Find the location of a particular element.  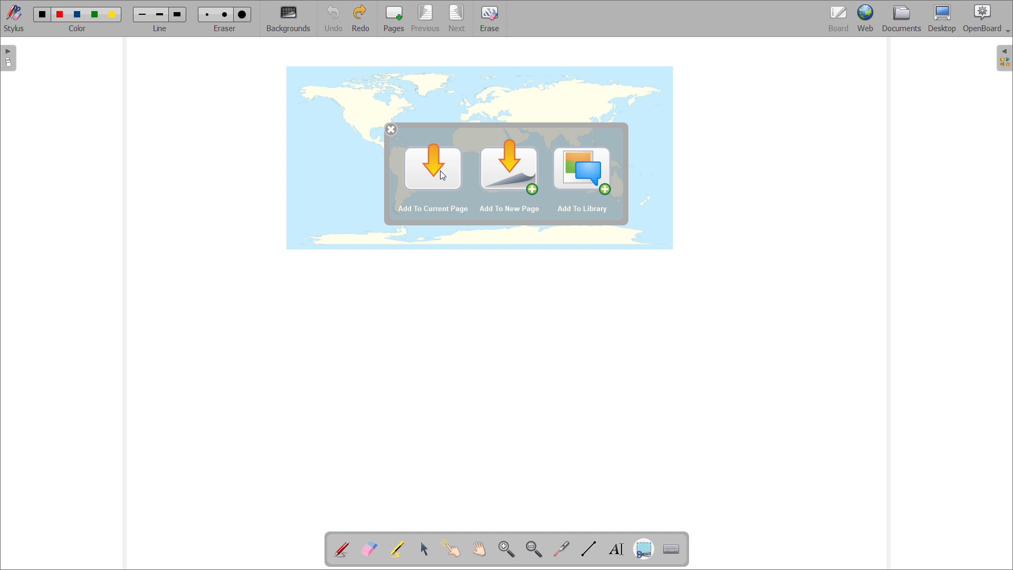

board is located at coordinates (839, 19).